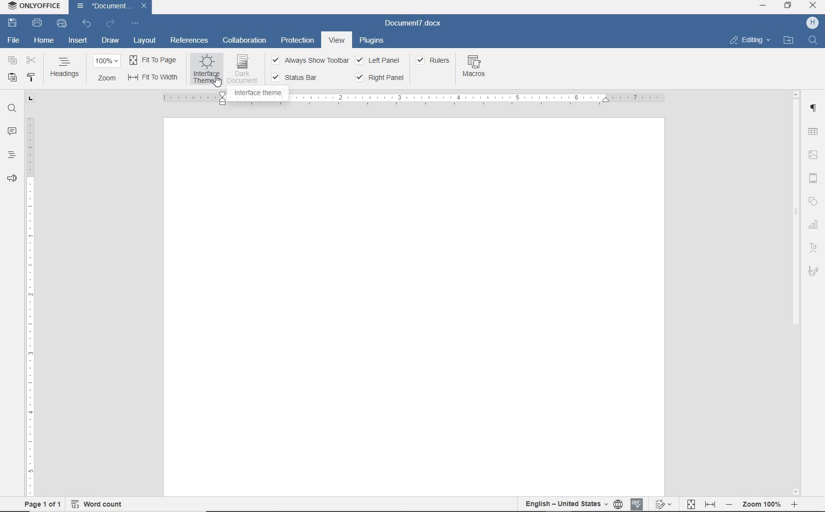 This screenshot has width=825, height=512. I want to click on OPEN FILE LOCATION, so click(790, 41).